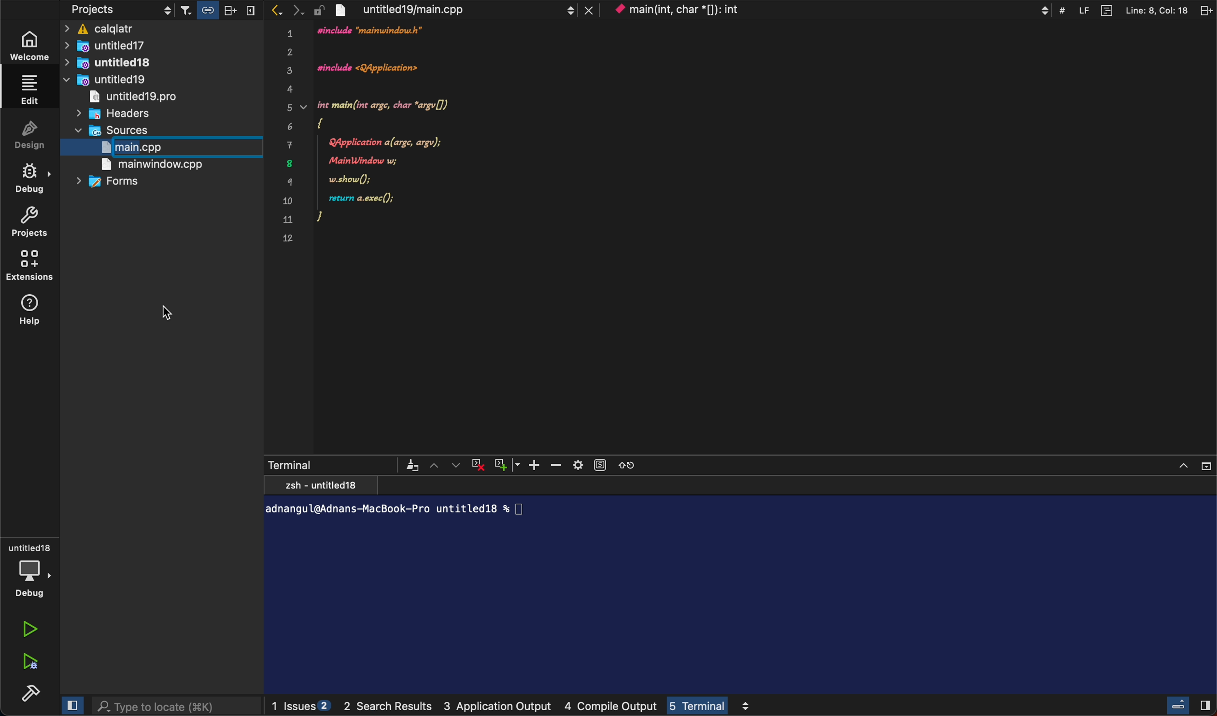  I want to click on untitled19pro, so click(132, 97).